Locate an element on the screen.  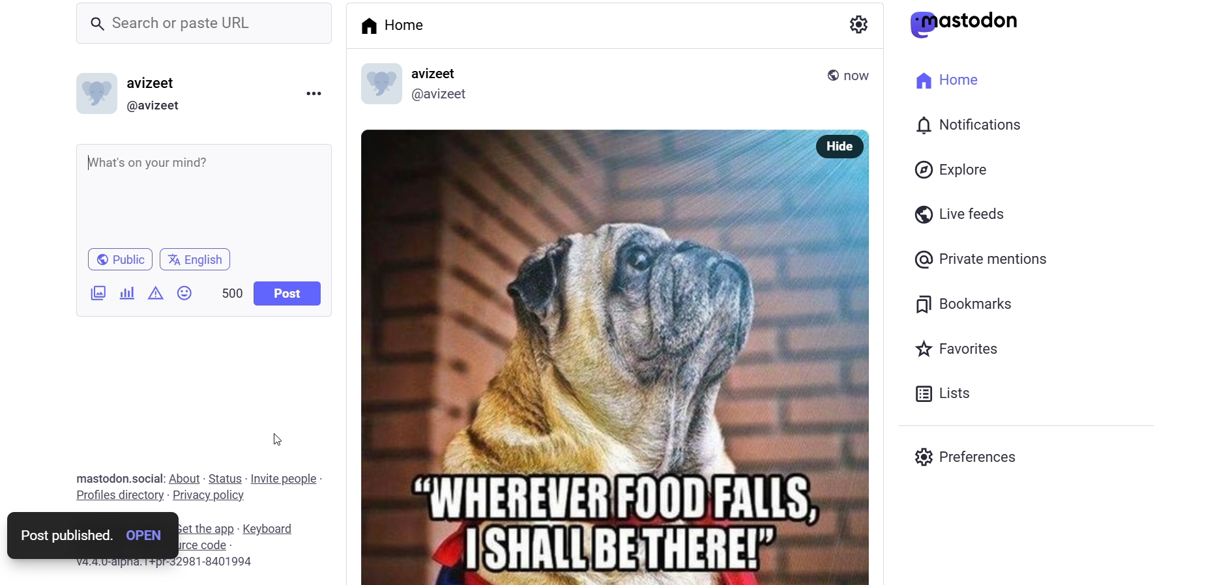
id is located at coordinates (157, 107).